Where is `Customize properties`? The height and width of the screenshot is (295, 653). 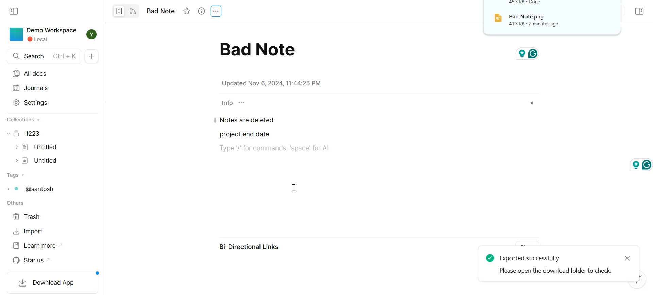
Customize properties is located at coordinates (242, 103).